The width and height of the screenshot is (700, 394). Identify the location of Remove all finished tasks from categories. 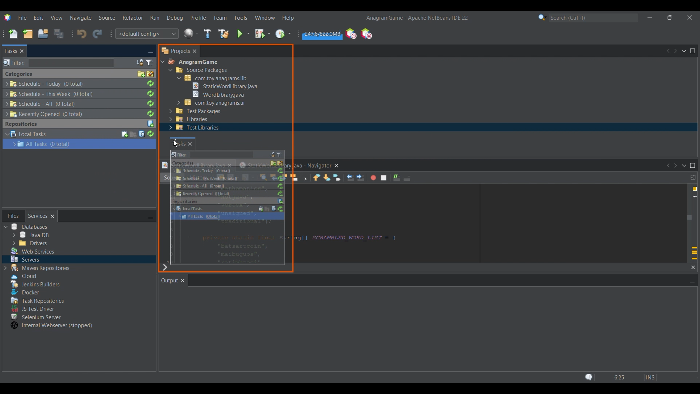
(151, 74).